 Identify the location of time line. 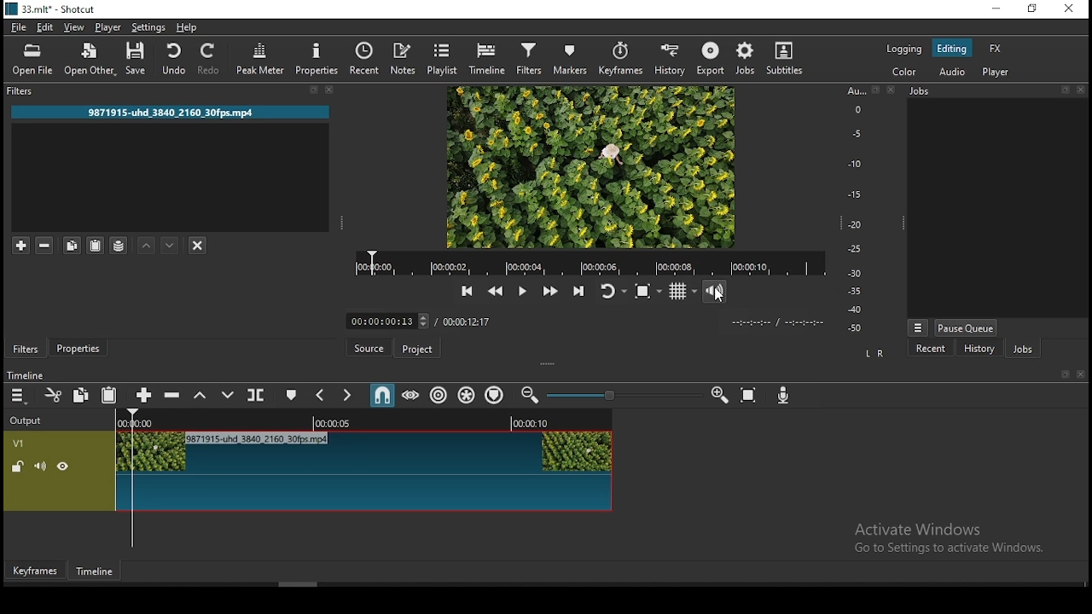
(26, 374).